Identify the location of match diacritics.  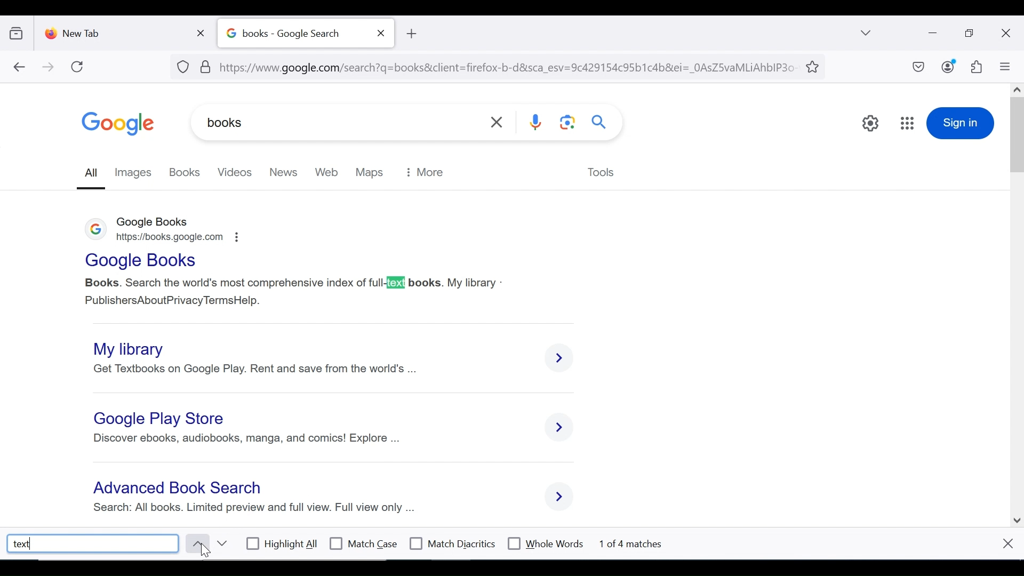
(453, 544).